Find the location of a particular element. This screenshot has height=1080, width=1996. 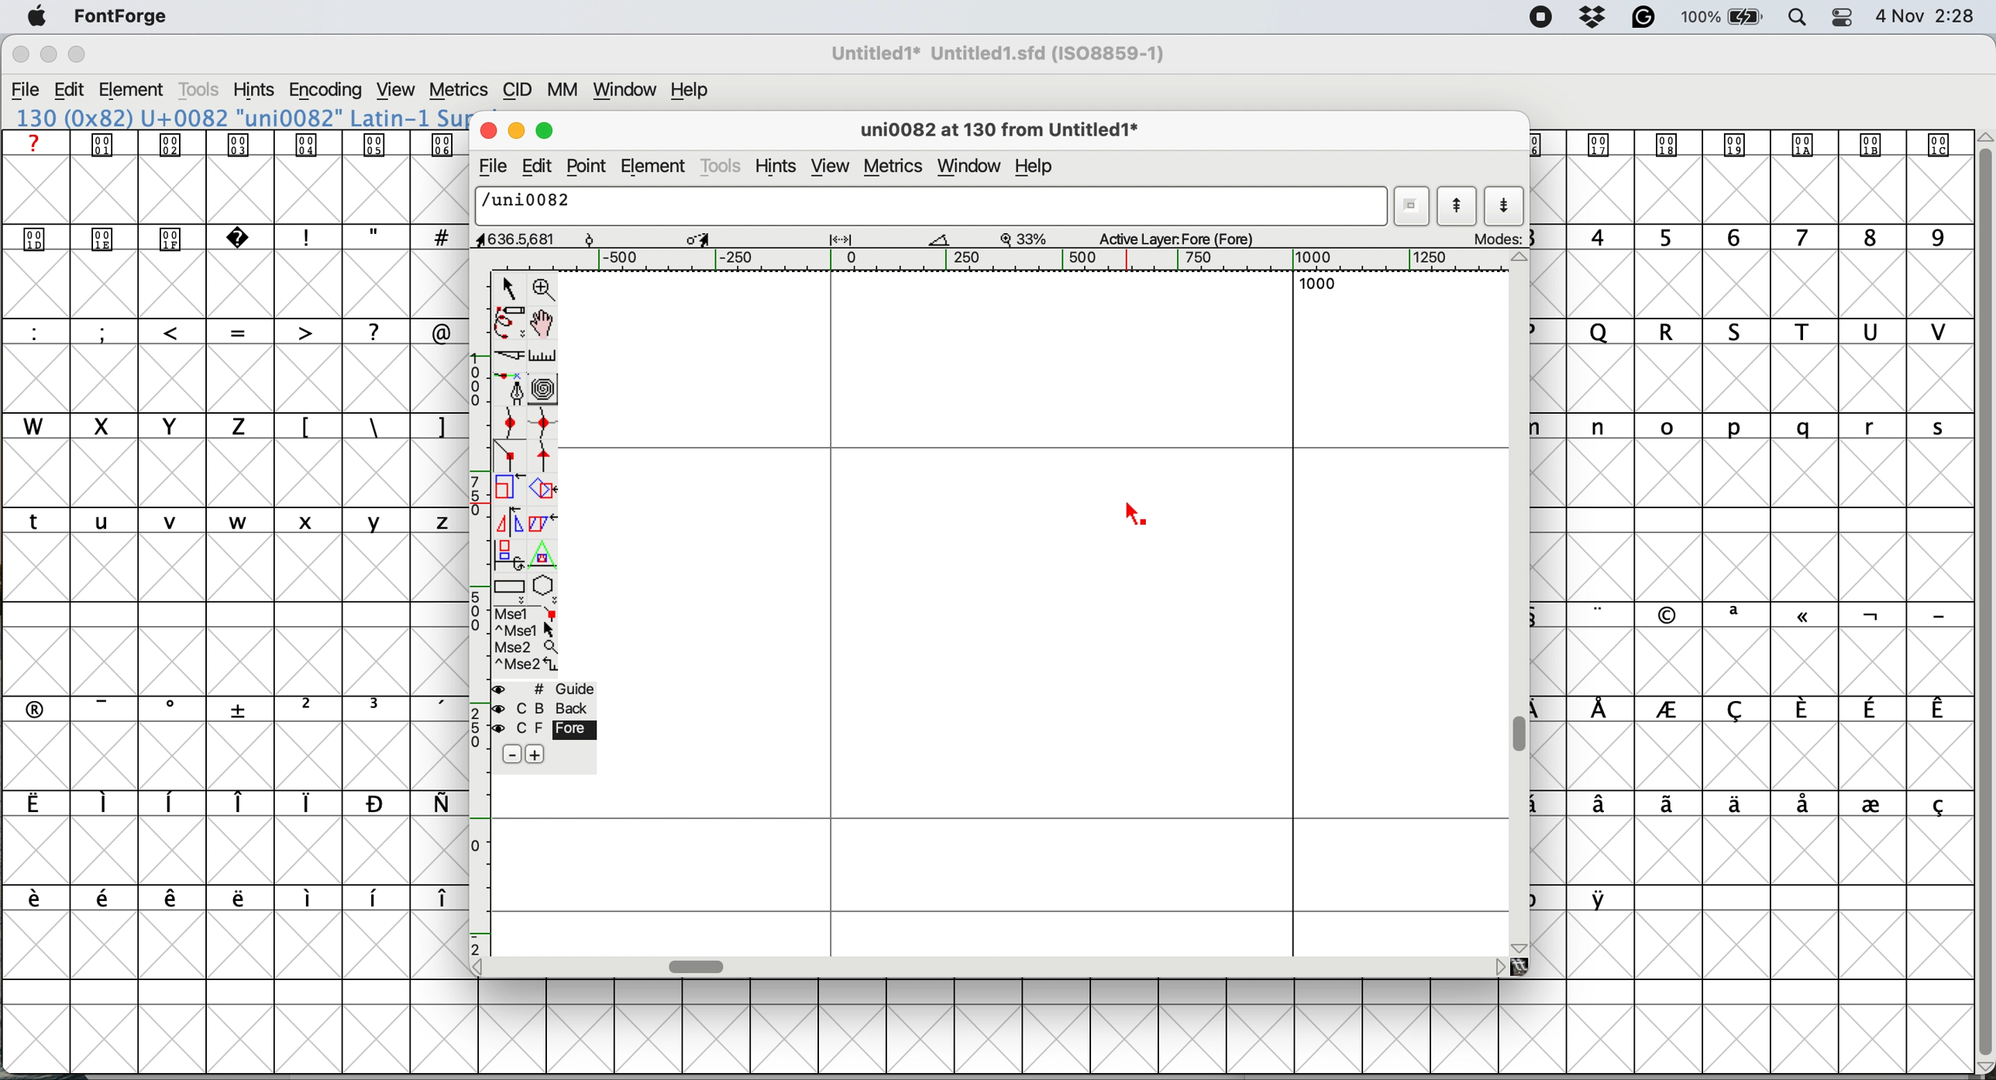

metrics is located at coordinates (458, 91).